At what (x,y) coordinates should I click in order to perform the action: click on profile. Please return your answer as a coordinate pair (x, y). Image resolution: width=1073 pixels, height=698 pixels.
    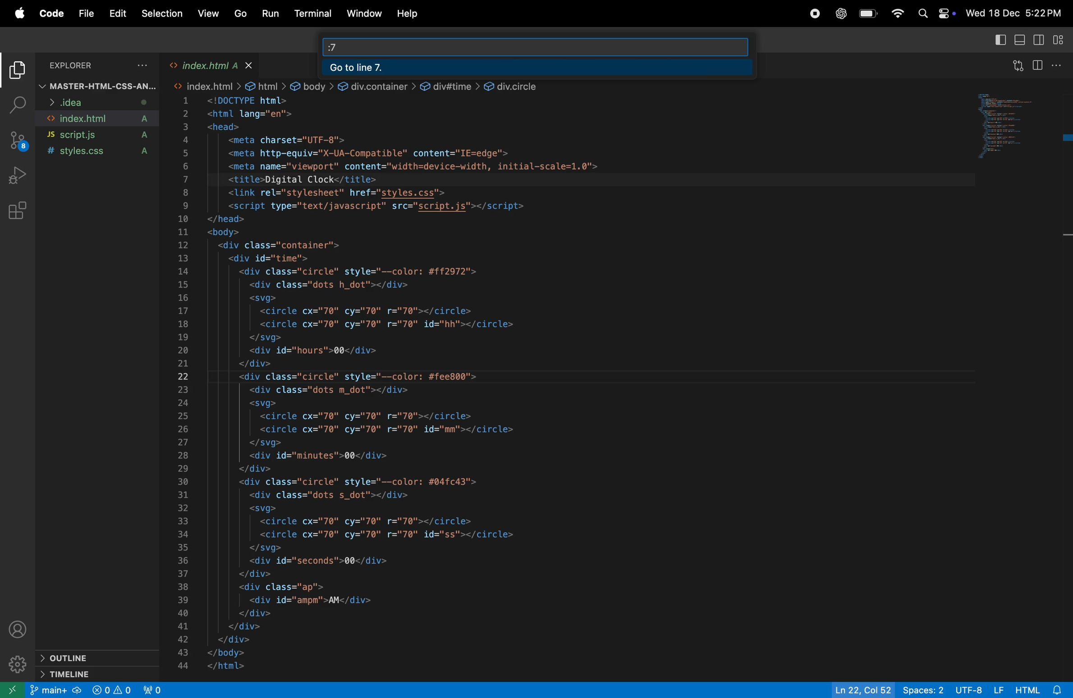
    Looking at the image, I should click on (21, 629).